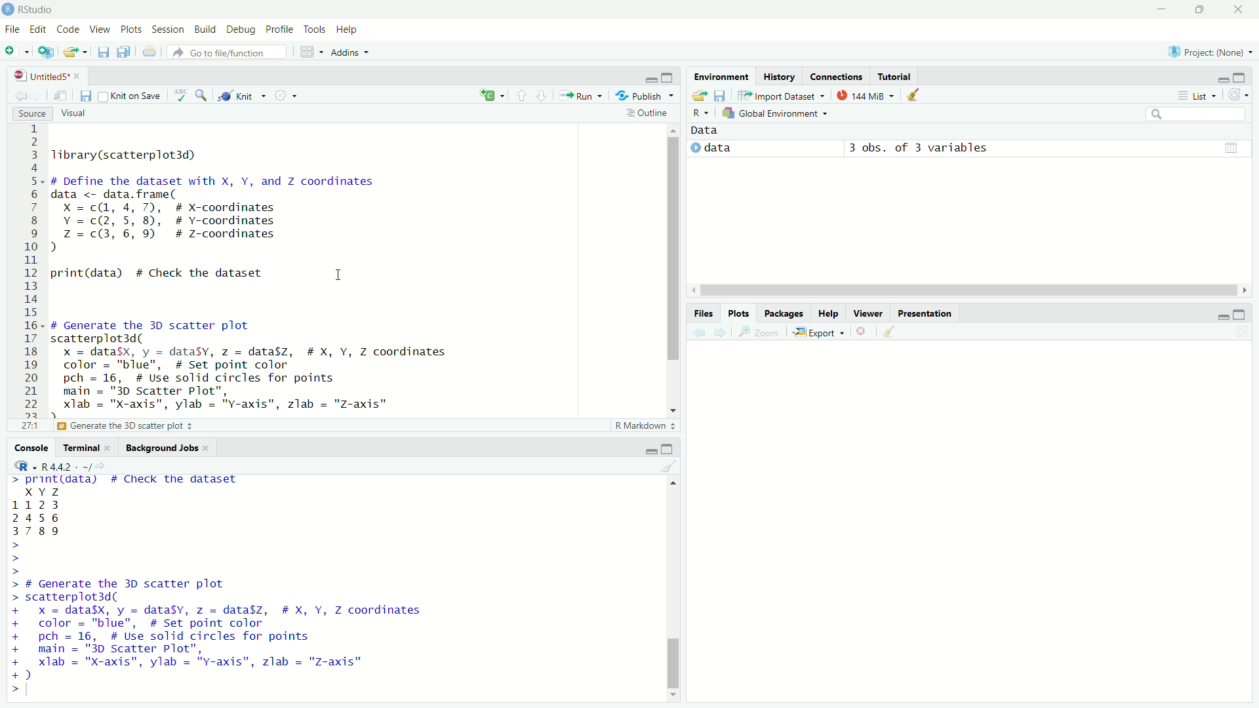  I want to click on List, so click(1200, 94).